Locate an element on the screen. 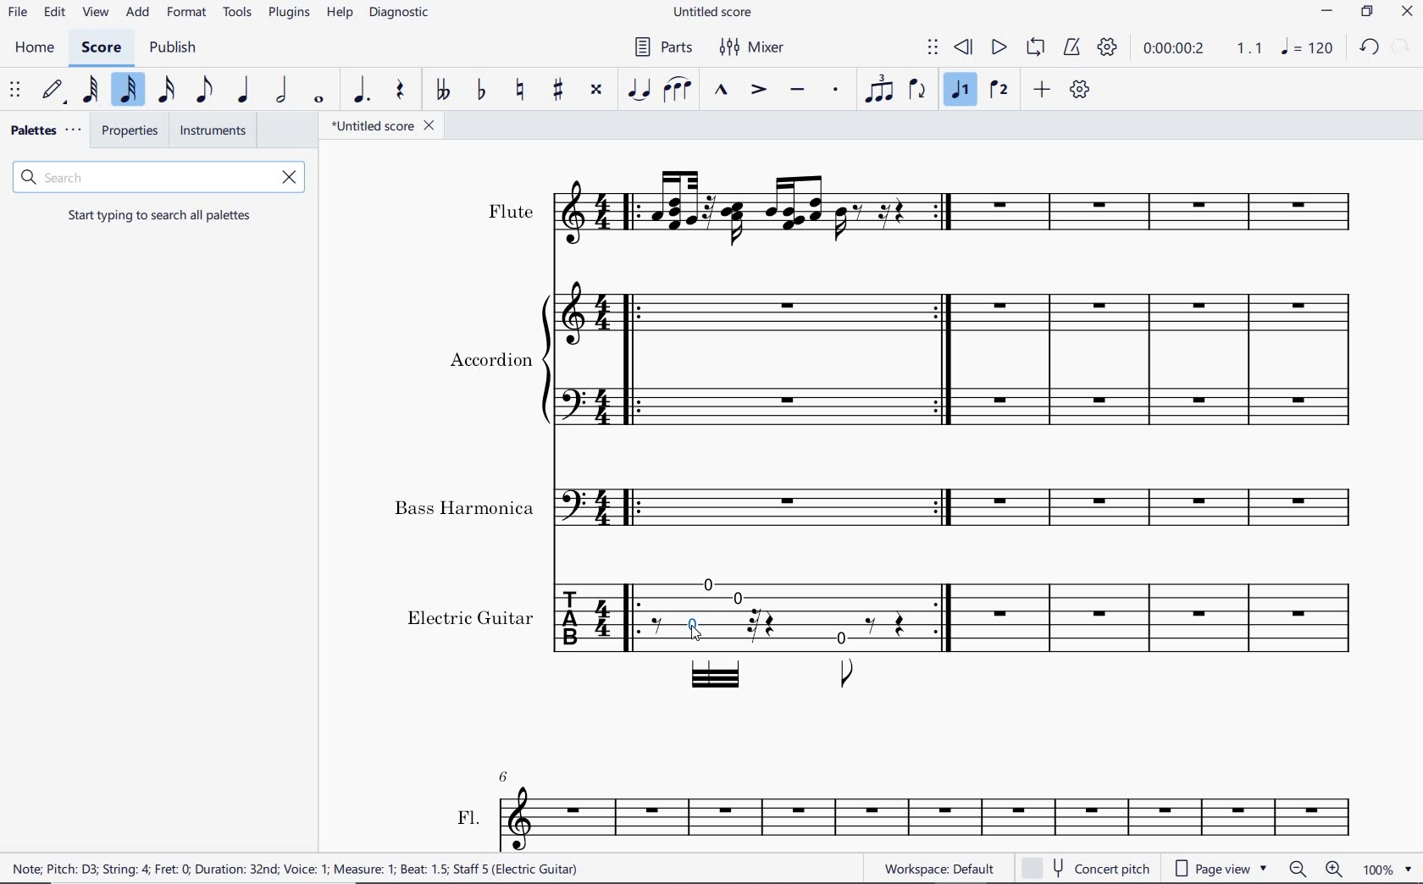  16th note is located at coordinates (167, 88).